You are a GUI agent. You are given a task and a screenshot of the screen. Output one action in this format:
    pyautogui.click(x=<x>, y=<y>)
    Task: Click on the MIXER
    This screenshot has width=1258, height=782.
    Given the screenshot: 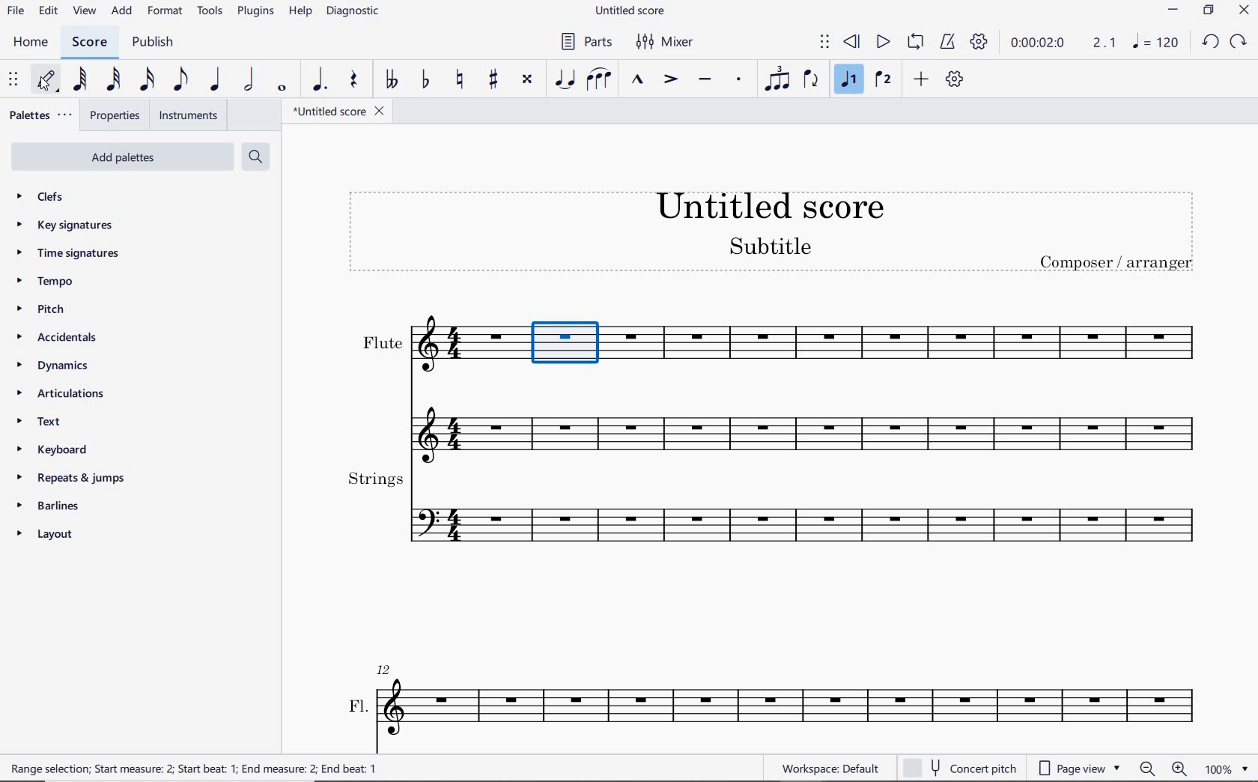 What is the action you would take?
    pyautogui.click(x=666, y=43)
    